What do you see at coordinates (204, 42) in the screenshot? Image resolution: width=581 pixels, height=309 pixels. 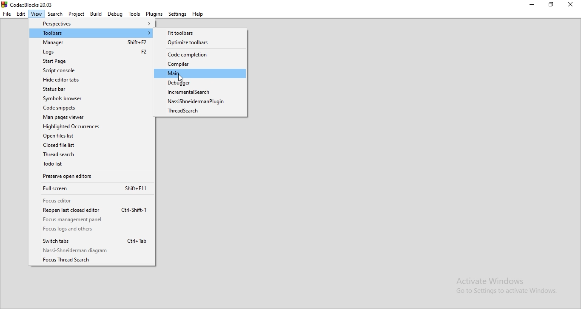 I see `Optimize toolbars` at bounding box center [204, 42].